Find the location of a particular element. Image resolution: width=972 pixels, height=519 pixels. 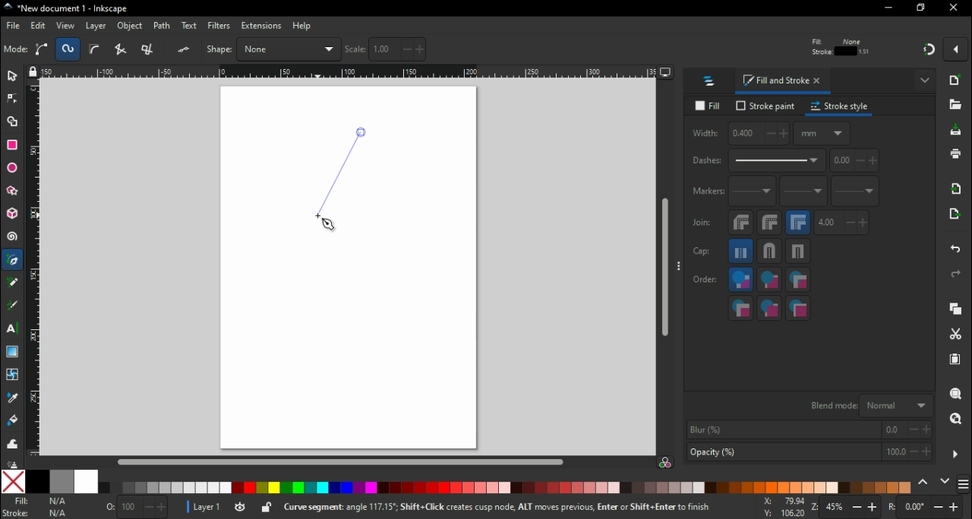

opacity is located at coordinates (136, 505).